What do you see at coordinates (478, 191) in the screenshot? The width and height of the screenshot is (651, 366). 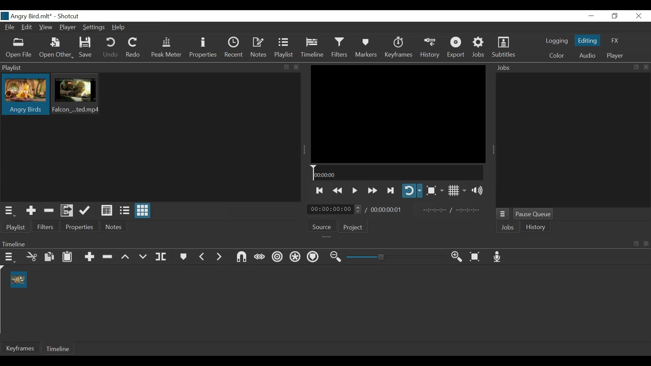 I see `Show volume control` at bounding box center [478, 191].